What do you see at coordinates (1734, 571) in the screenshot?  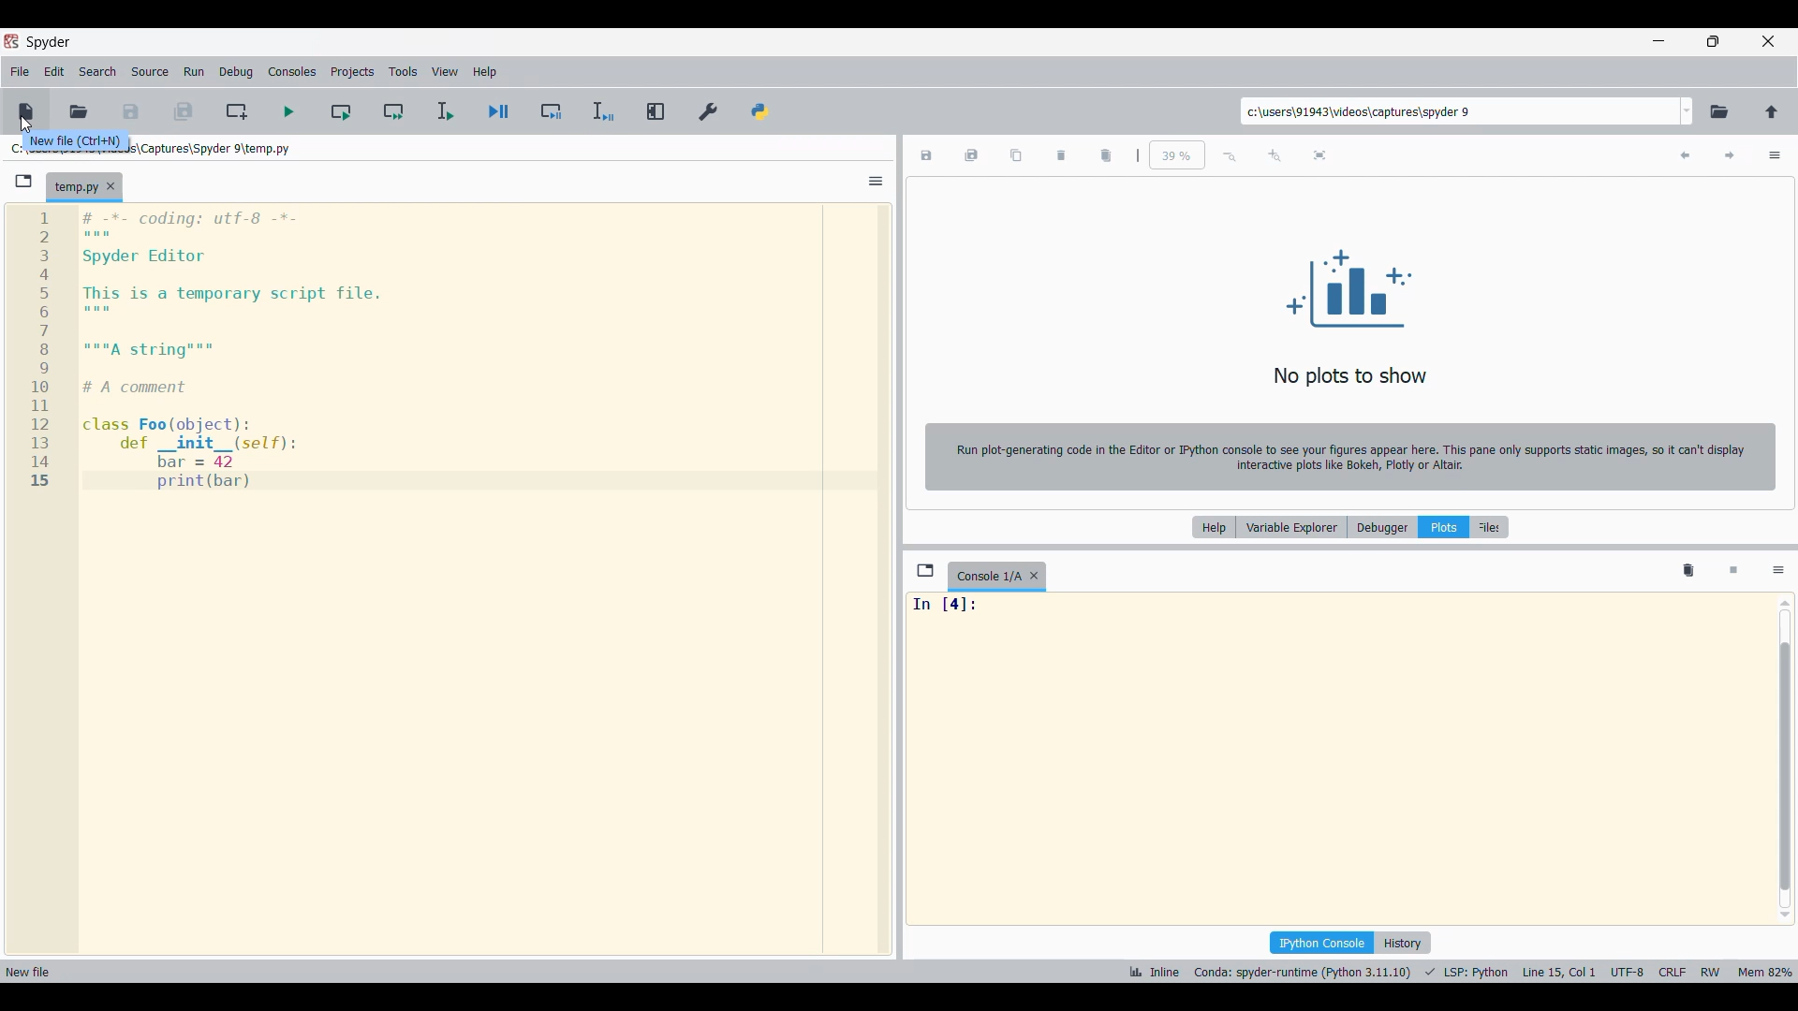 I see `Interrupt kernel` at bounding box center [1734, 571].